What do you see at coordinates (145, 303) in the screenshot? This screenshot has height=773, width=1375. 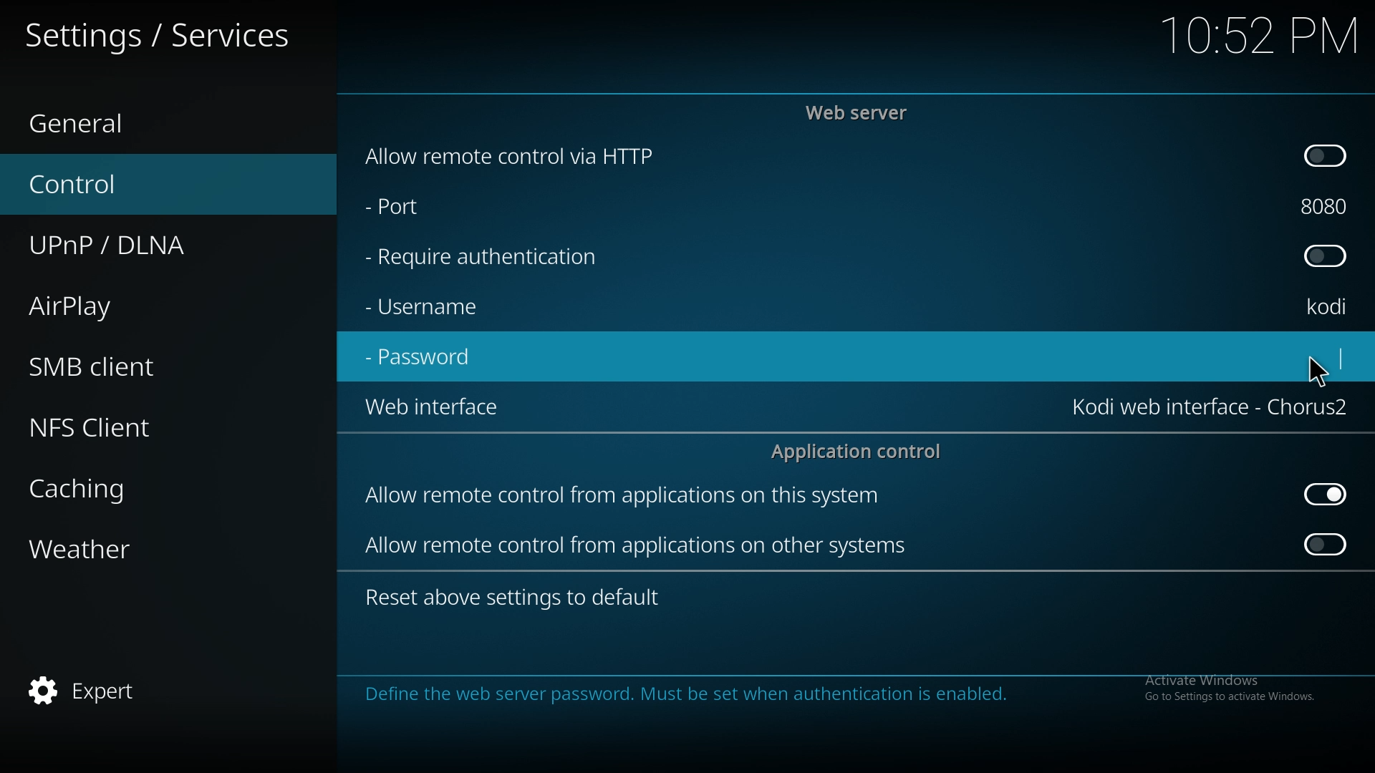 I see `airplay` at bounding box center [145, 303].